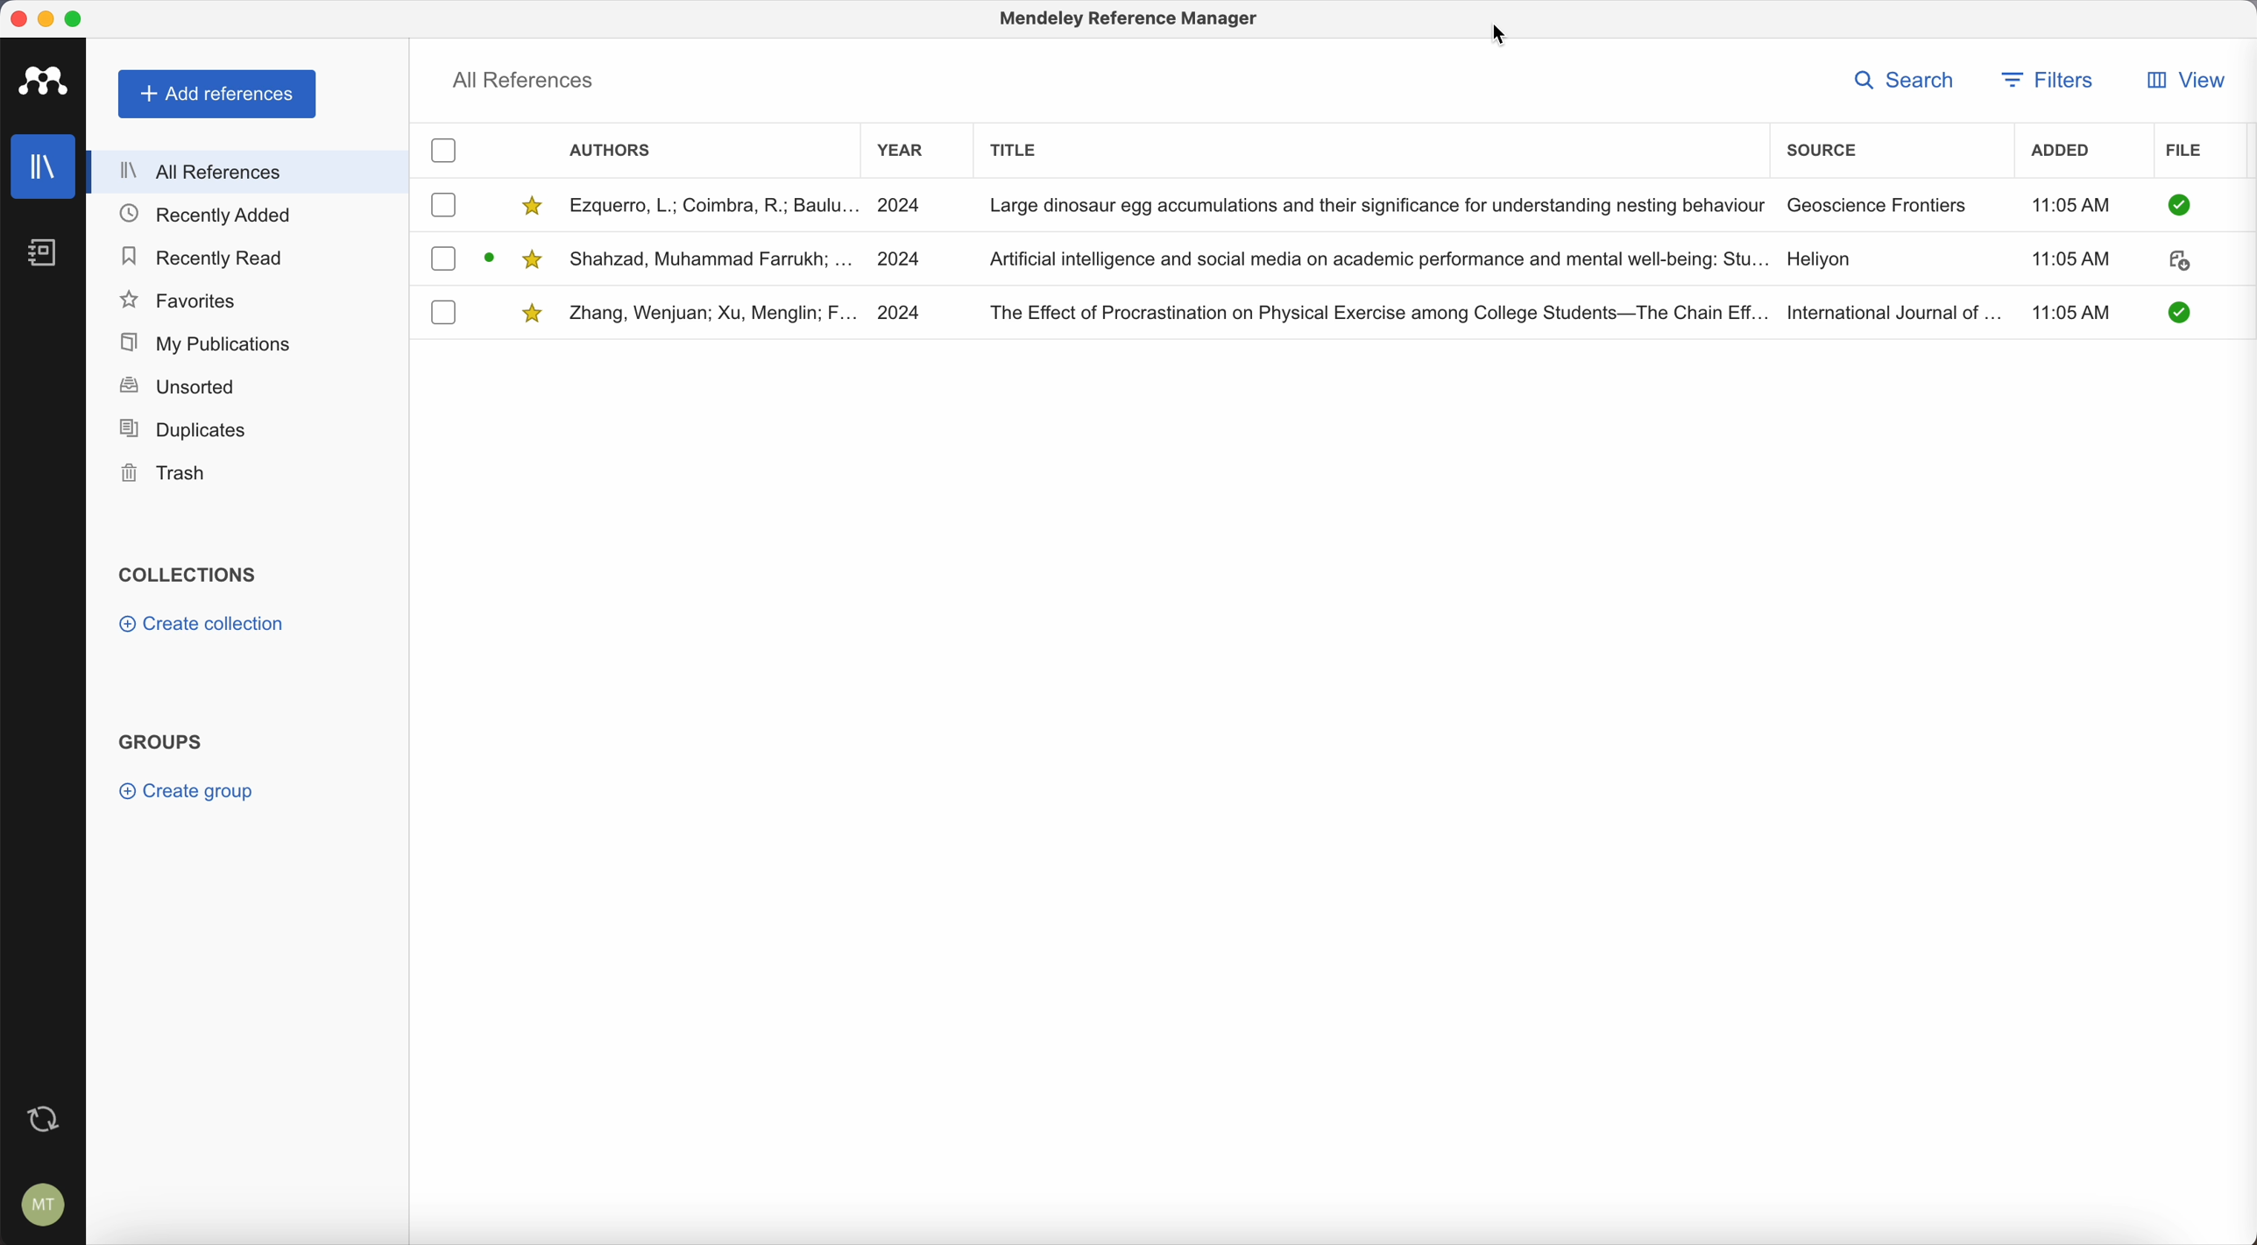 The width and height of the screenshot is (2257, 1245). I want to click on view, so click(2183, 80).